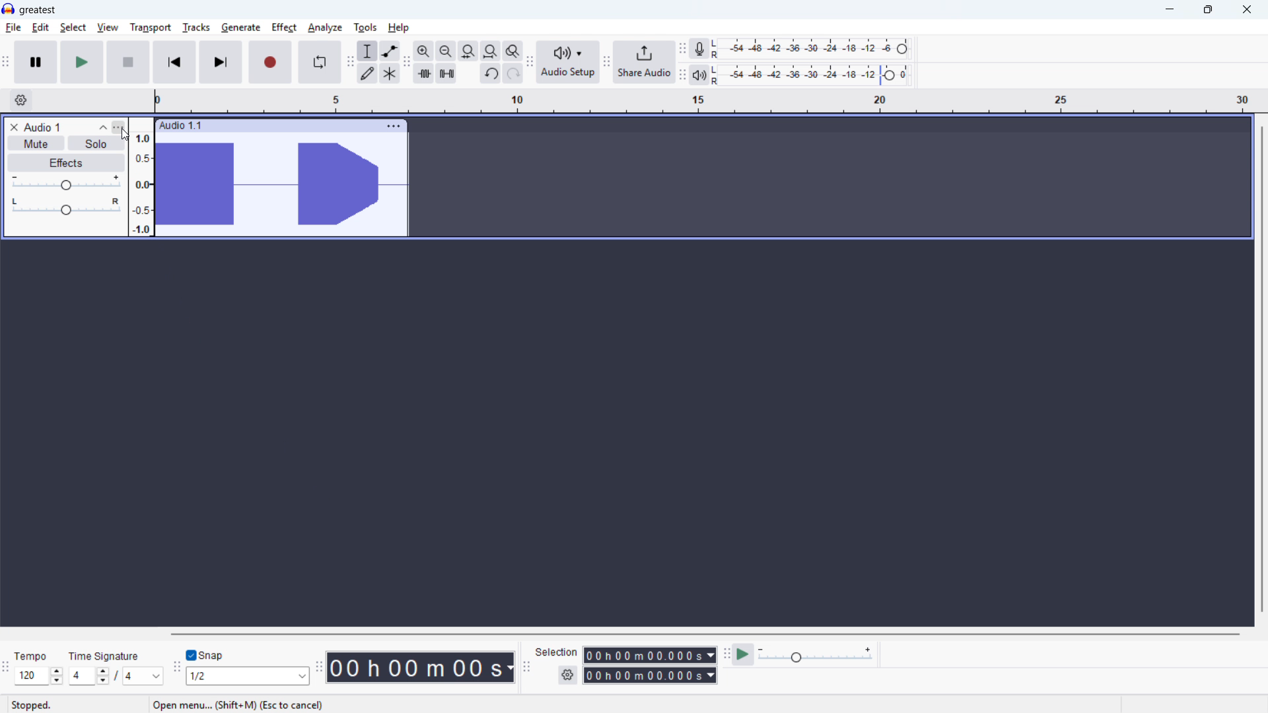 This screenshot has width=1268, height=713. What do you see at coordinates (368, 73) in the screenshot?
I see `draw tool` at bounding box center [368, 73].